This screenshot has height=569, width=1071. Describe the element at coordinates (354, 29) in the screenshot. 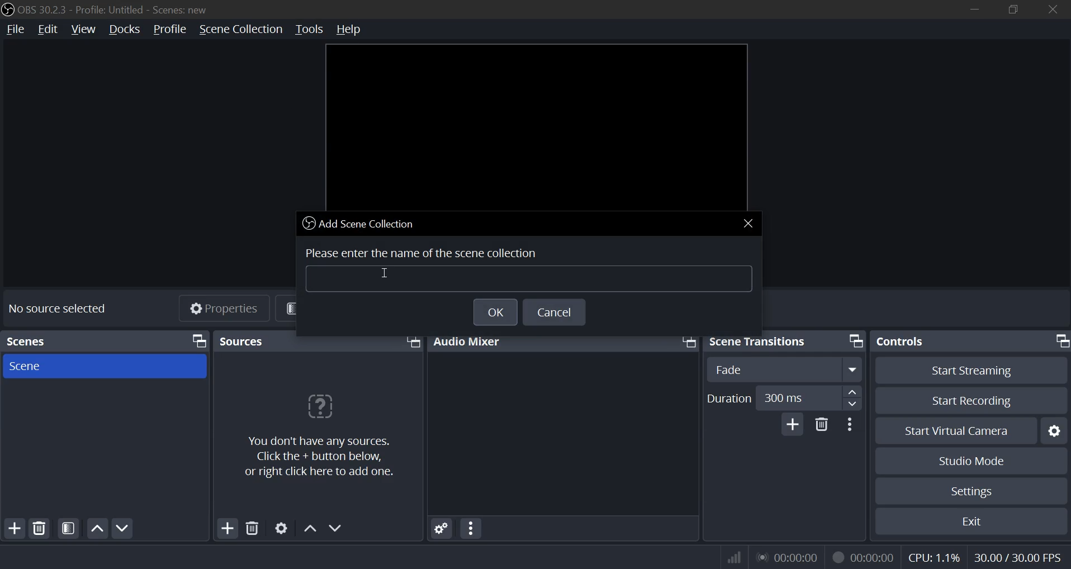

I see `help` at that location.